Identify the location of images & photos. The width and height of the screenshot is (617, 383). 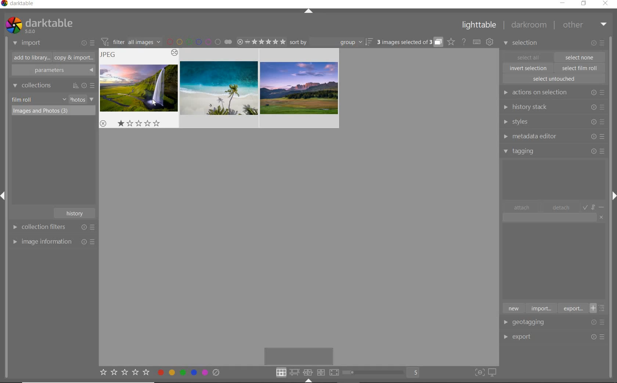
(54, 111).